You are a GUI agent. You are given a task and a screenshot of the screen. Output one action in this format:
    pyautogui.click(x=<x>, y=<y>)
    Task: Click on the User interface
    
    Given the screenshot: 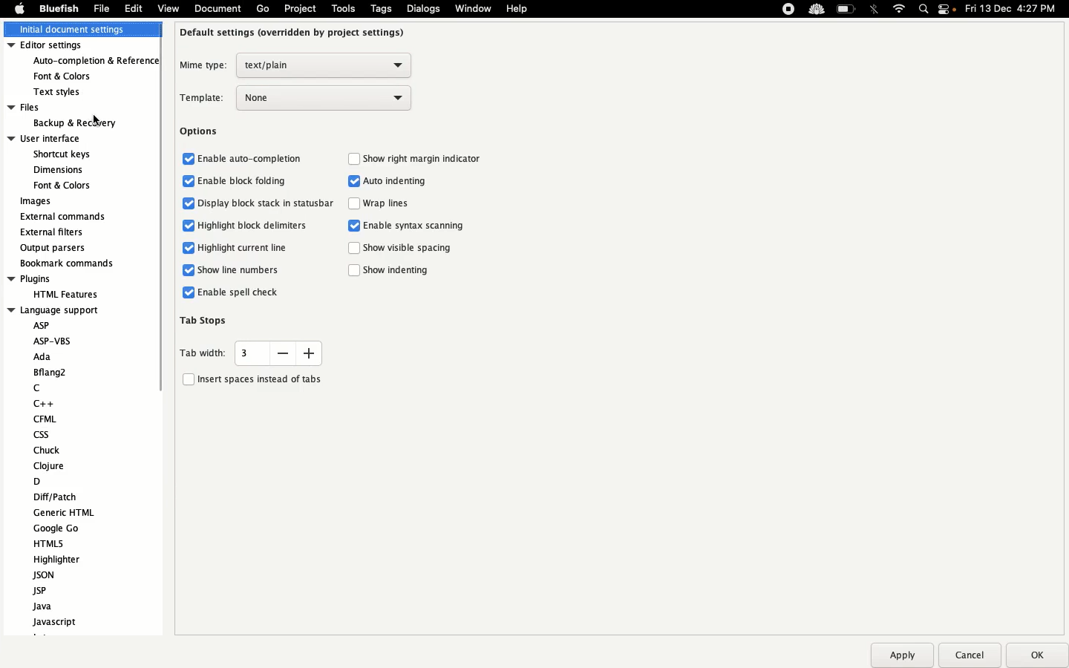 What is the action you would take?
    pyautogui.click(x=62, y=163)
    